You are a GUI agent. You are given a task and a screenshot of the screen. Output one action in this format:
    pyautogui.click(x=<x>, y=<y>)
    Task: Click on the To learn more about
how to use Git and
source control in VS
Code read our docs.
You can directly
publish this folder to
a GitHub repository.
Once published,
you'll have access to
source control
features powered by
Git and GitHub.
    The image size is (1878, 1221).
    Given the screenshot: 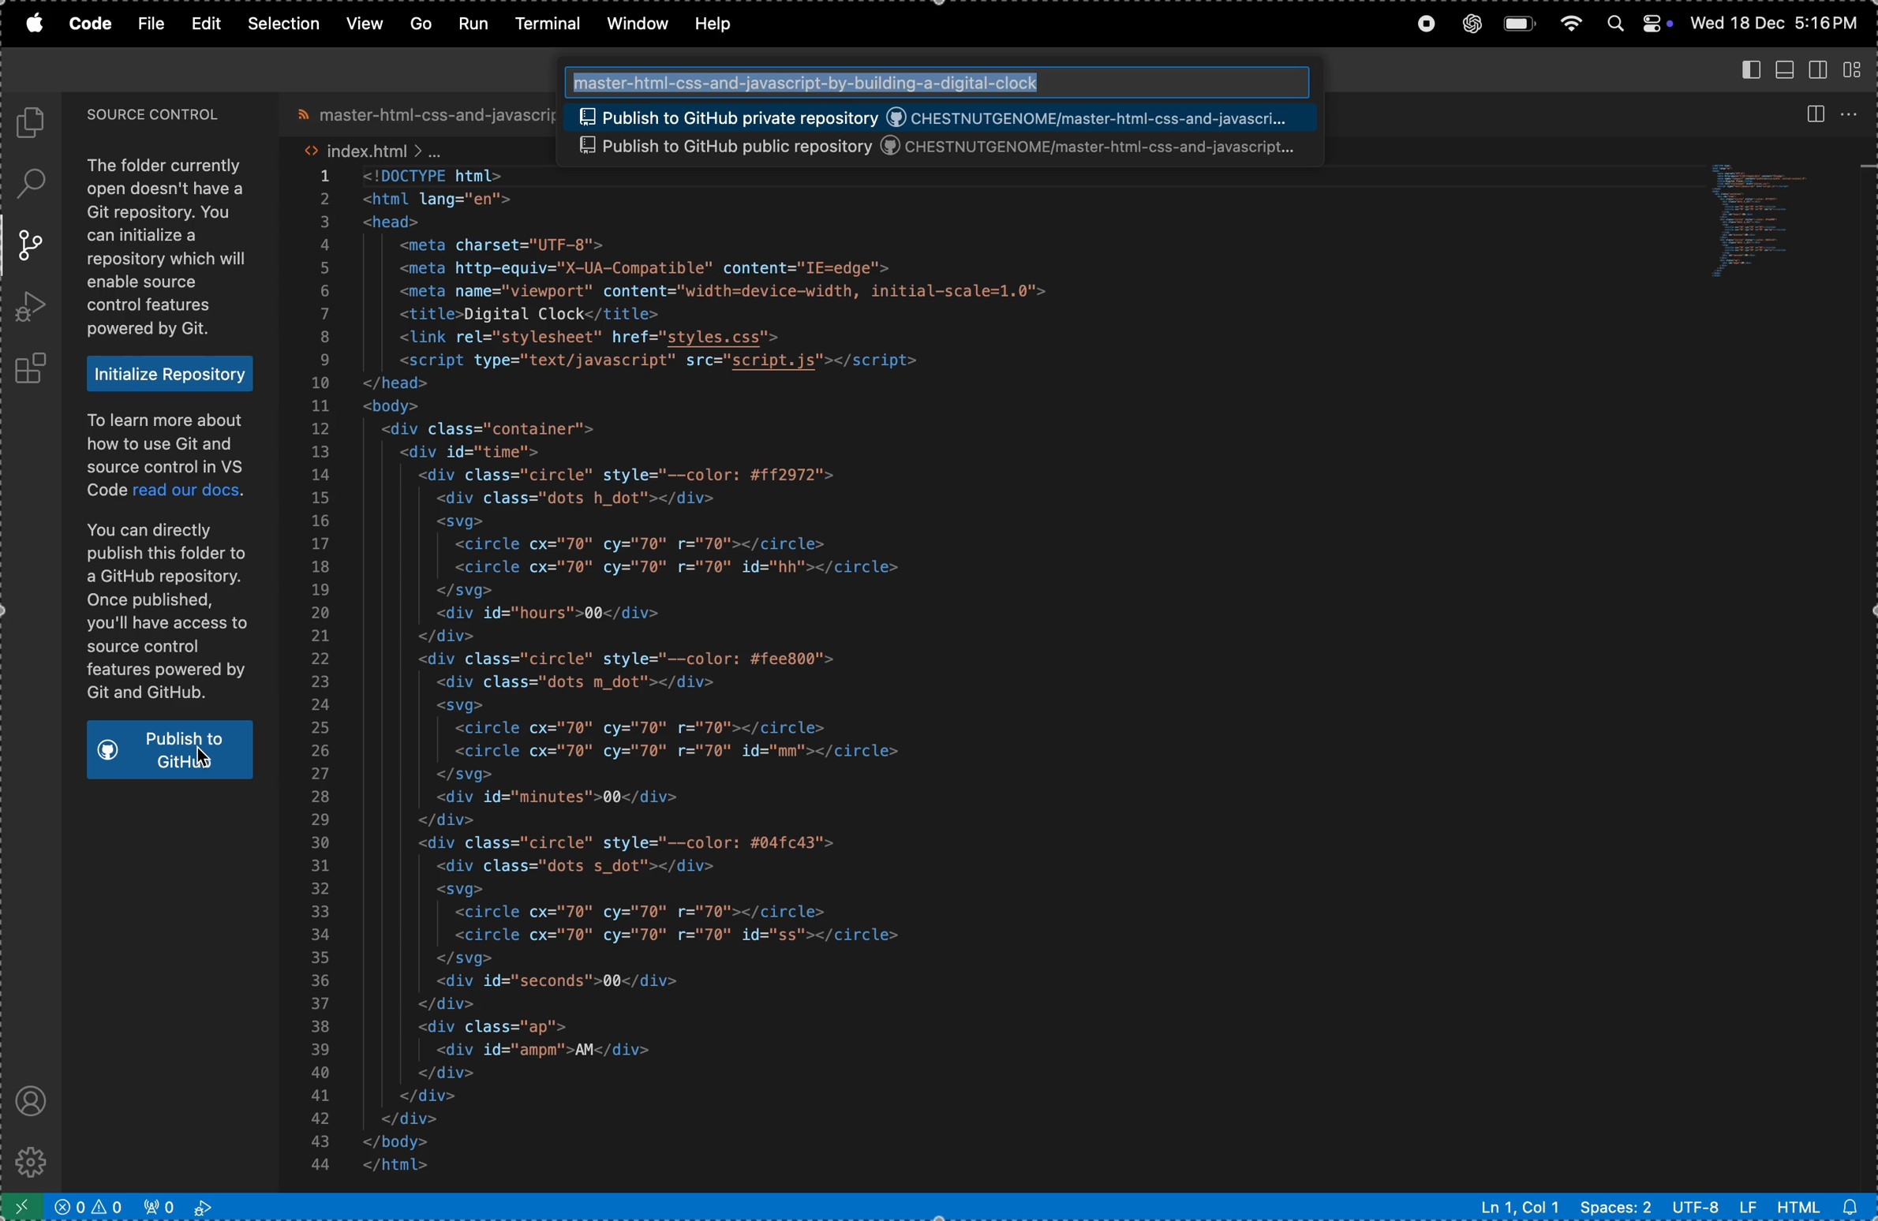 What is the action you would take?
    pyautogui.click(x=169, y=558)
    